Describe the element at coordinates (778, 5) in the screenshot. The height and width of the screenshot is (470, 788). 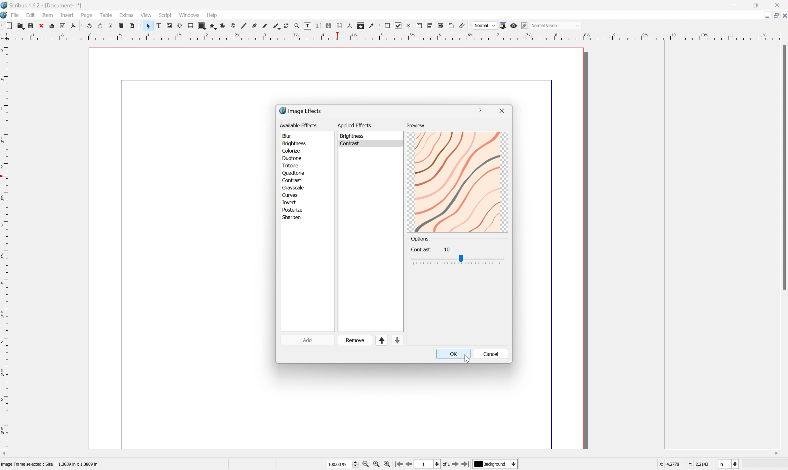
I see `Close` at that location.